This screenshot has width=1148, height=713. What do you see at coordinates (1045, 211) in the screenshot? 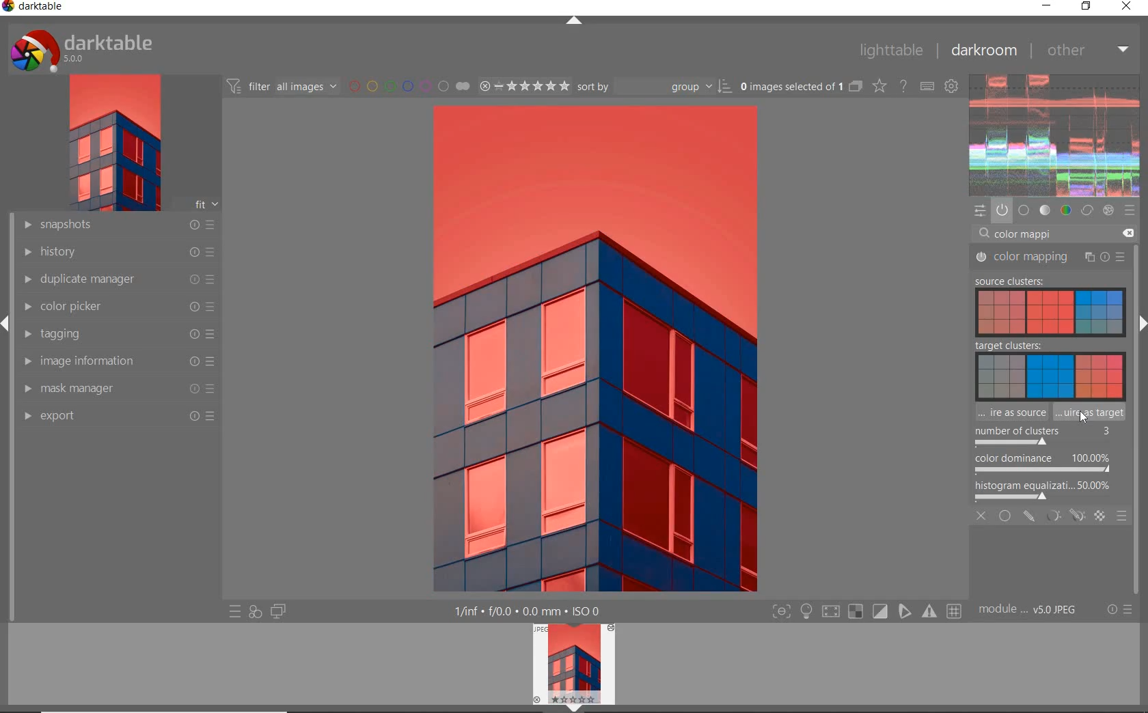
I see `tone` at bounding box center [1045, 211].